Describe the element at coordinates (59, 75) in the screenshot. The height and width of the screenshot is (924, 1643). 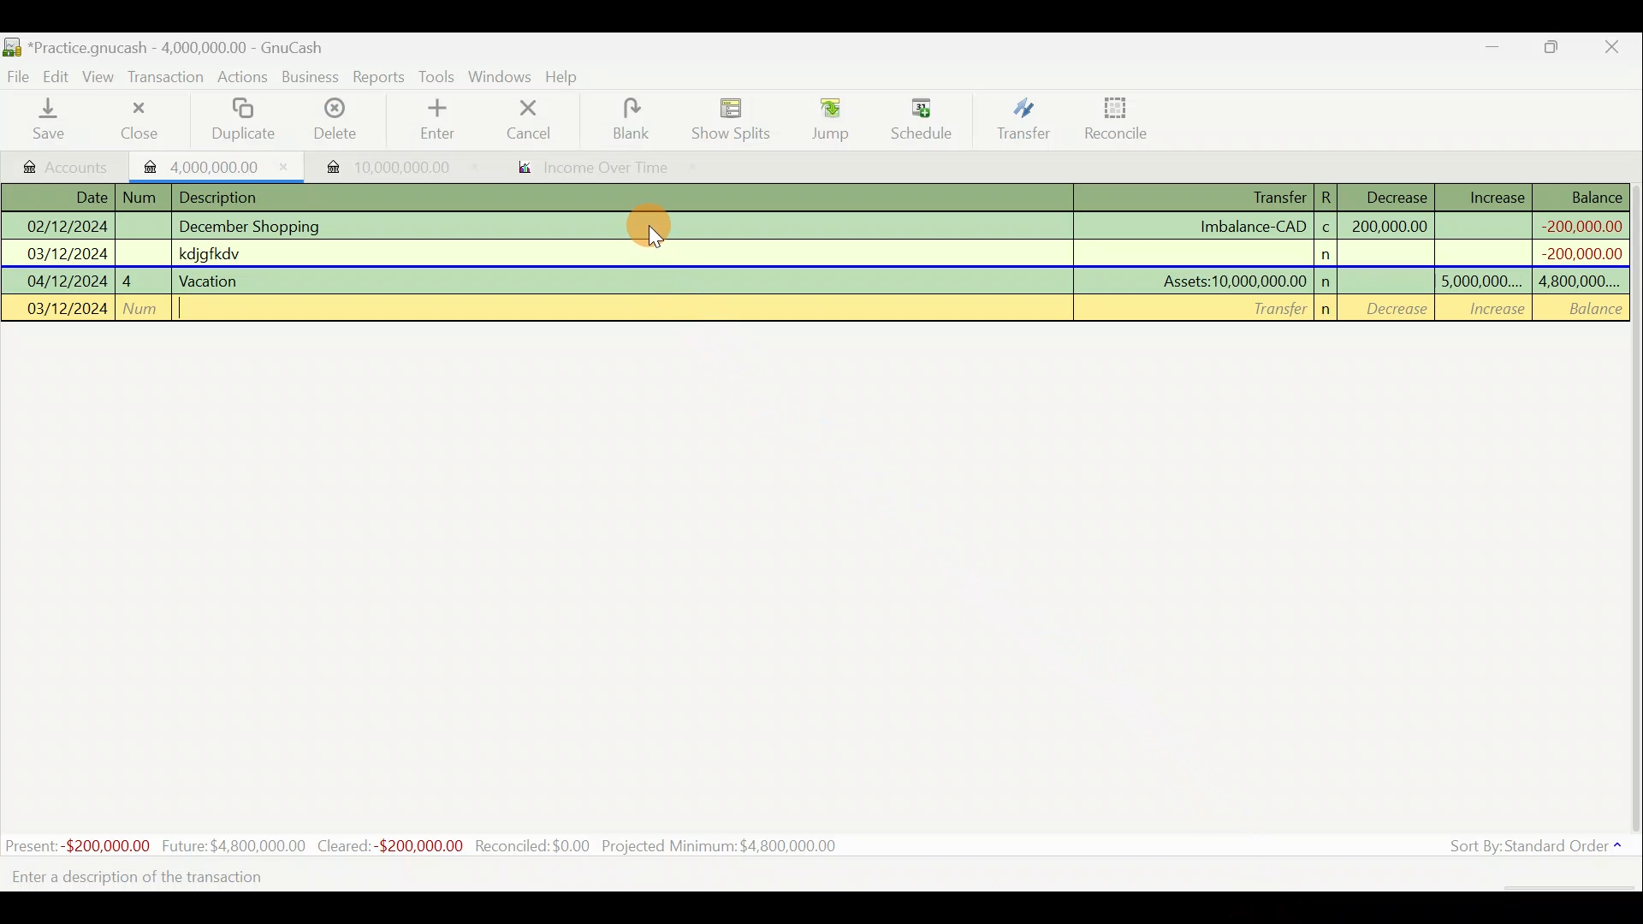
I see `Edit` at that location.